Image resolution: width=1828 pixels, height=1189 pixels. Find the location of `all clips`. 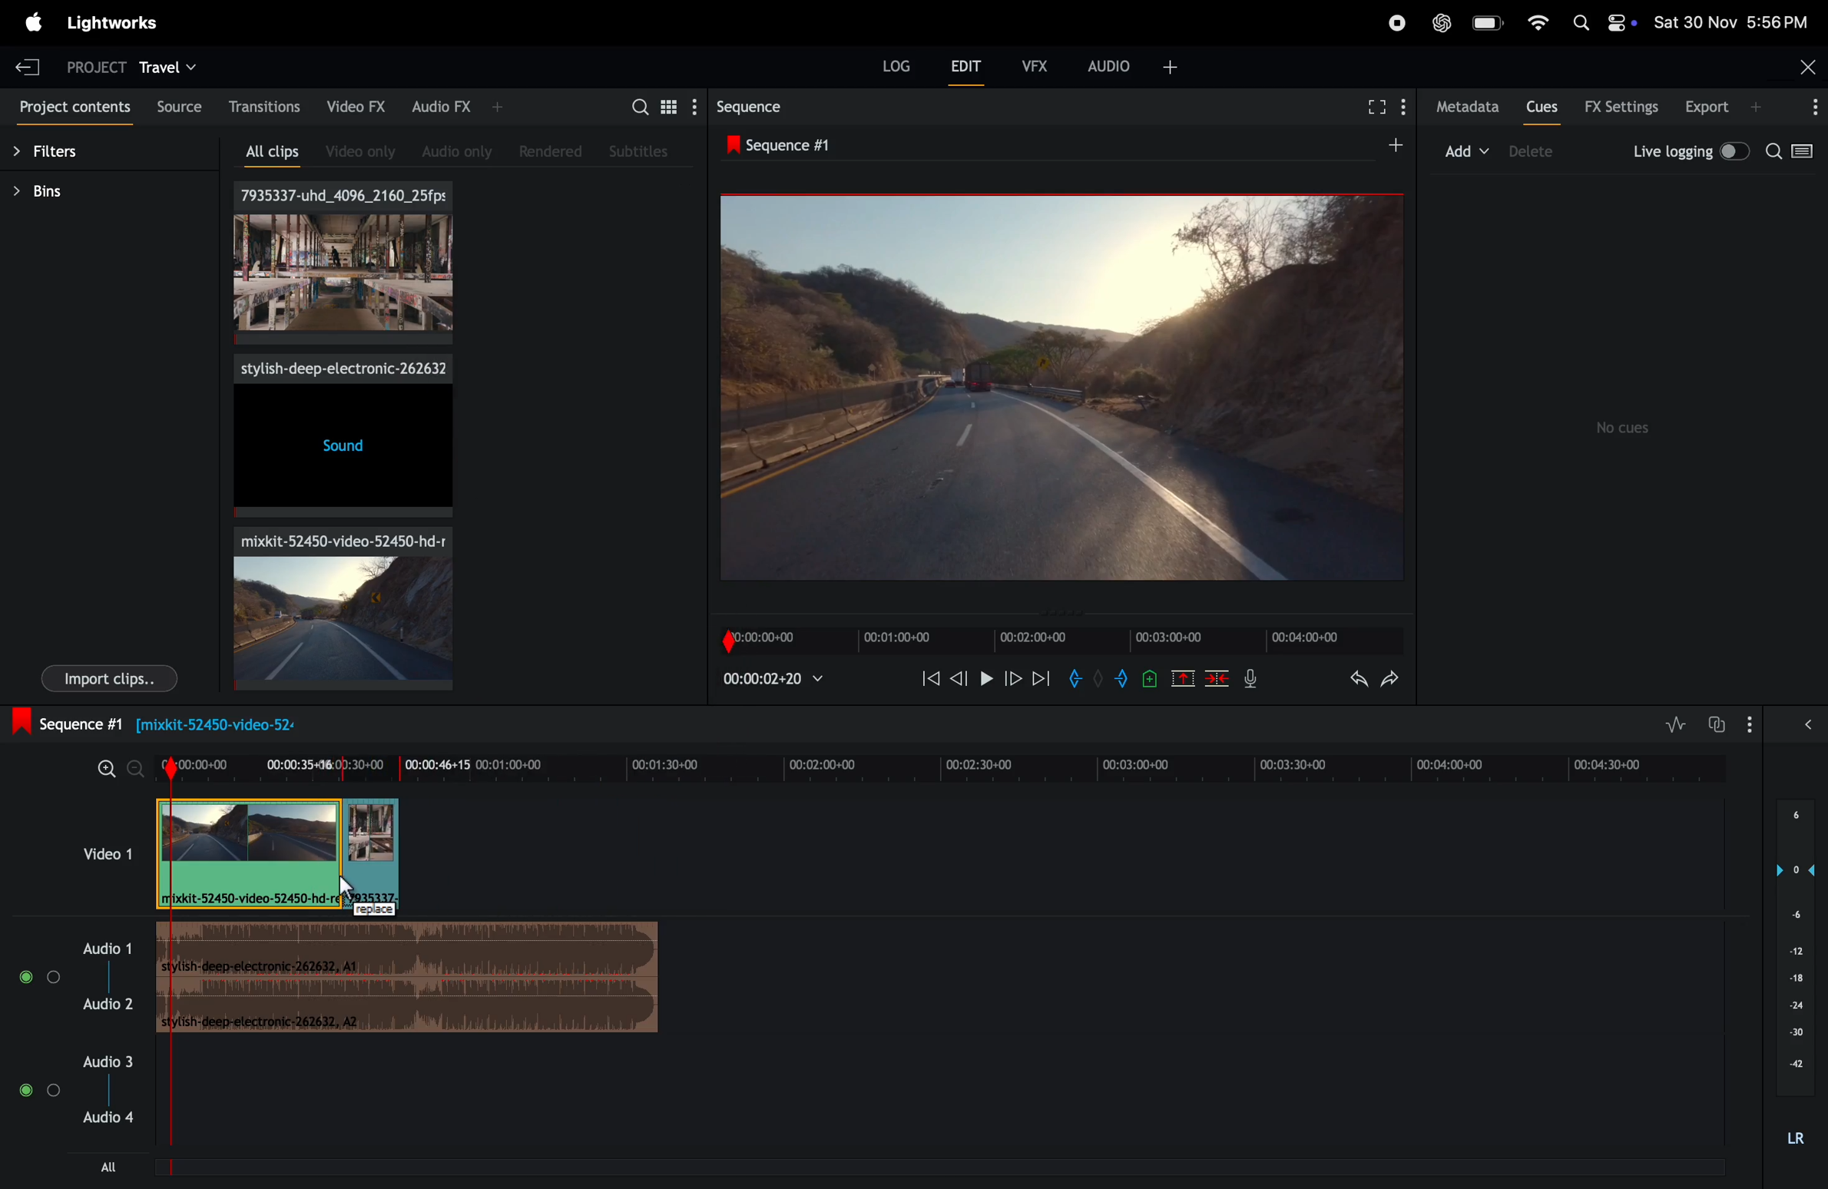

all clips is located at coordinates (263, 154).